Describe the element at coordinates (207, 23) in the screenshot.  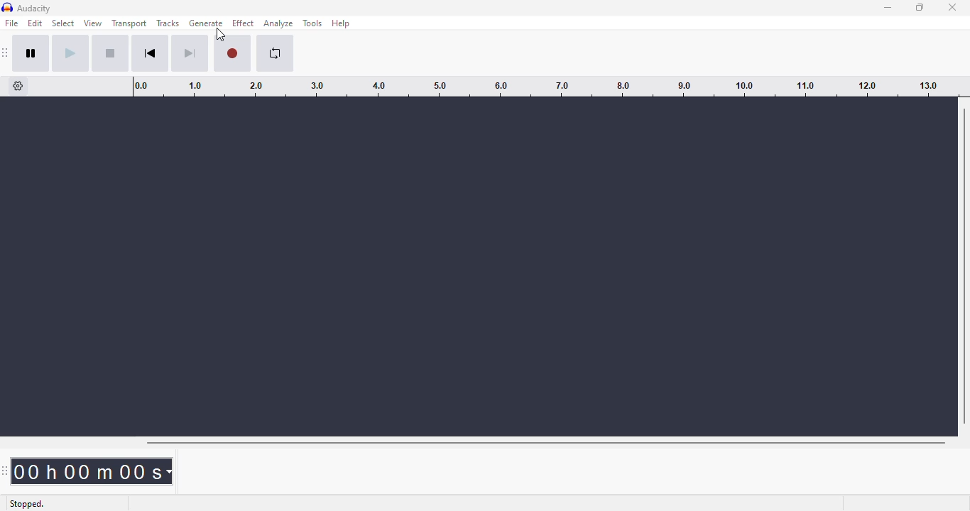
I see `generate` at that location.